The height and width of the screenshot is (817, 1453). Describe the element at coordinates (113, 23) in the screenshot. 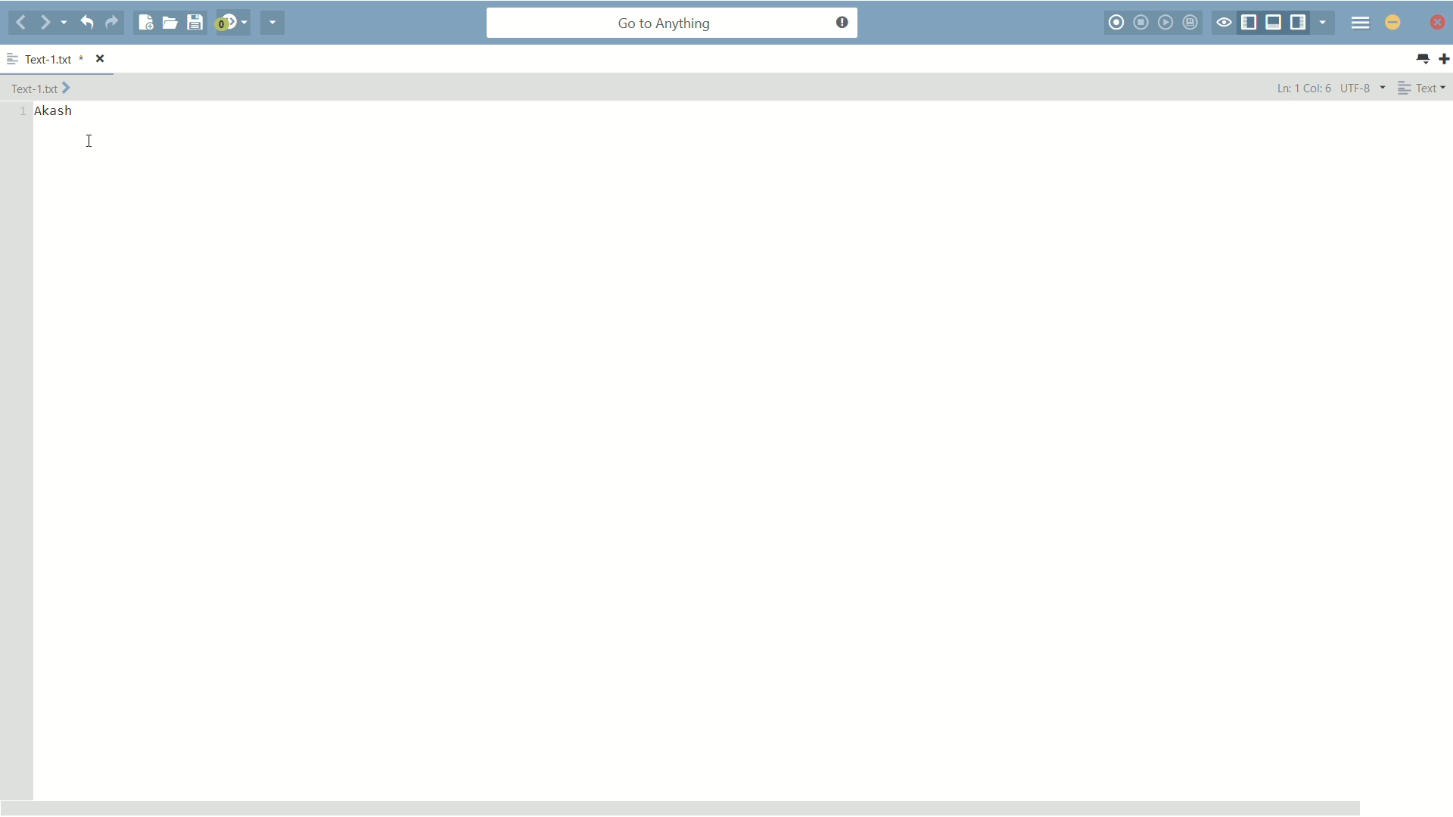

I see `redo` at that location.